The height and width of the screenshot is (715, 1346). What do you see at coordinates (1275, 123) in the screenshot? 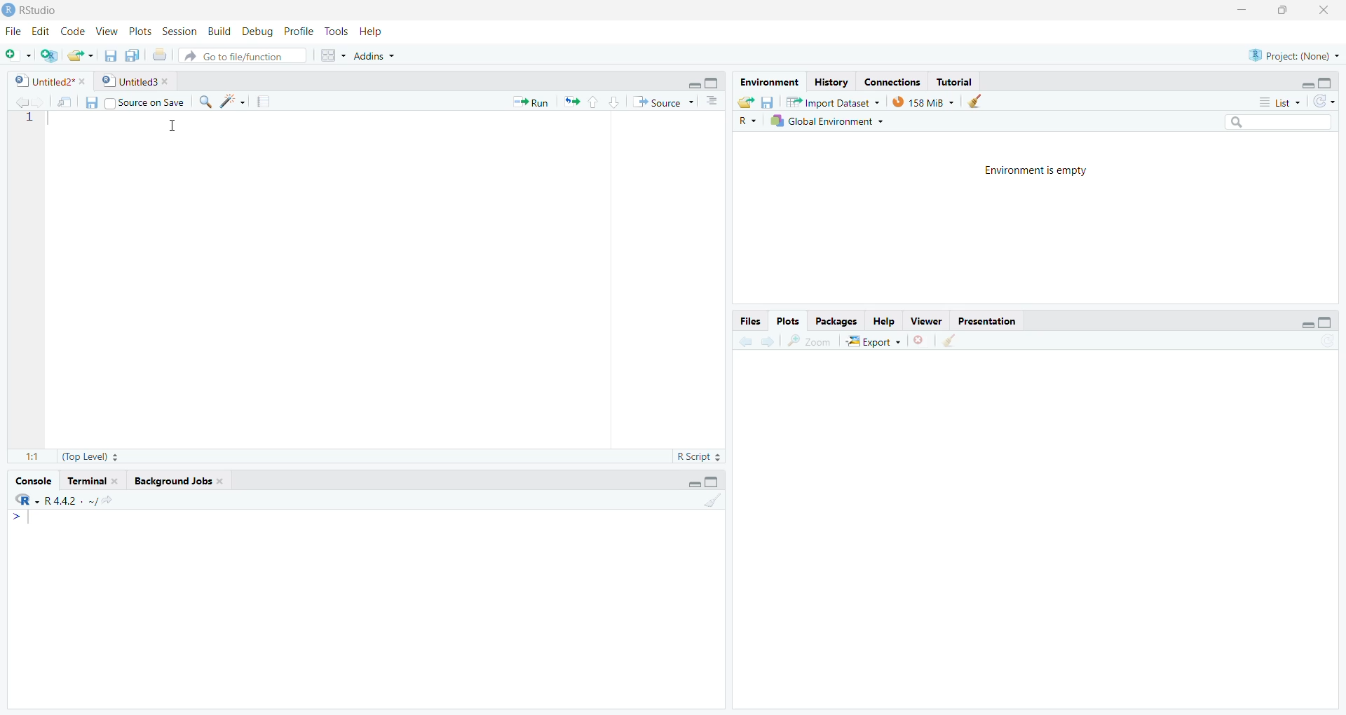
I see `search` at bounding box center [1275, 123].